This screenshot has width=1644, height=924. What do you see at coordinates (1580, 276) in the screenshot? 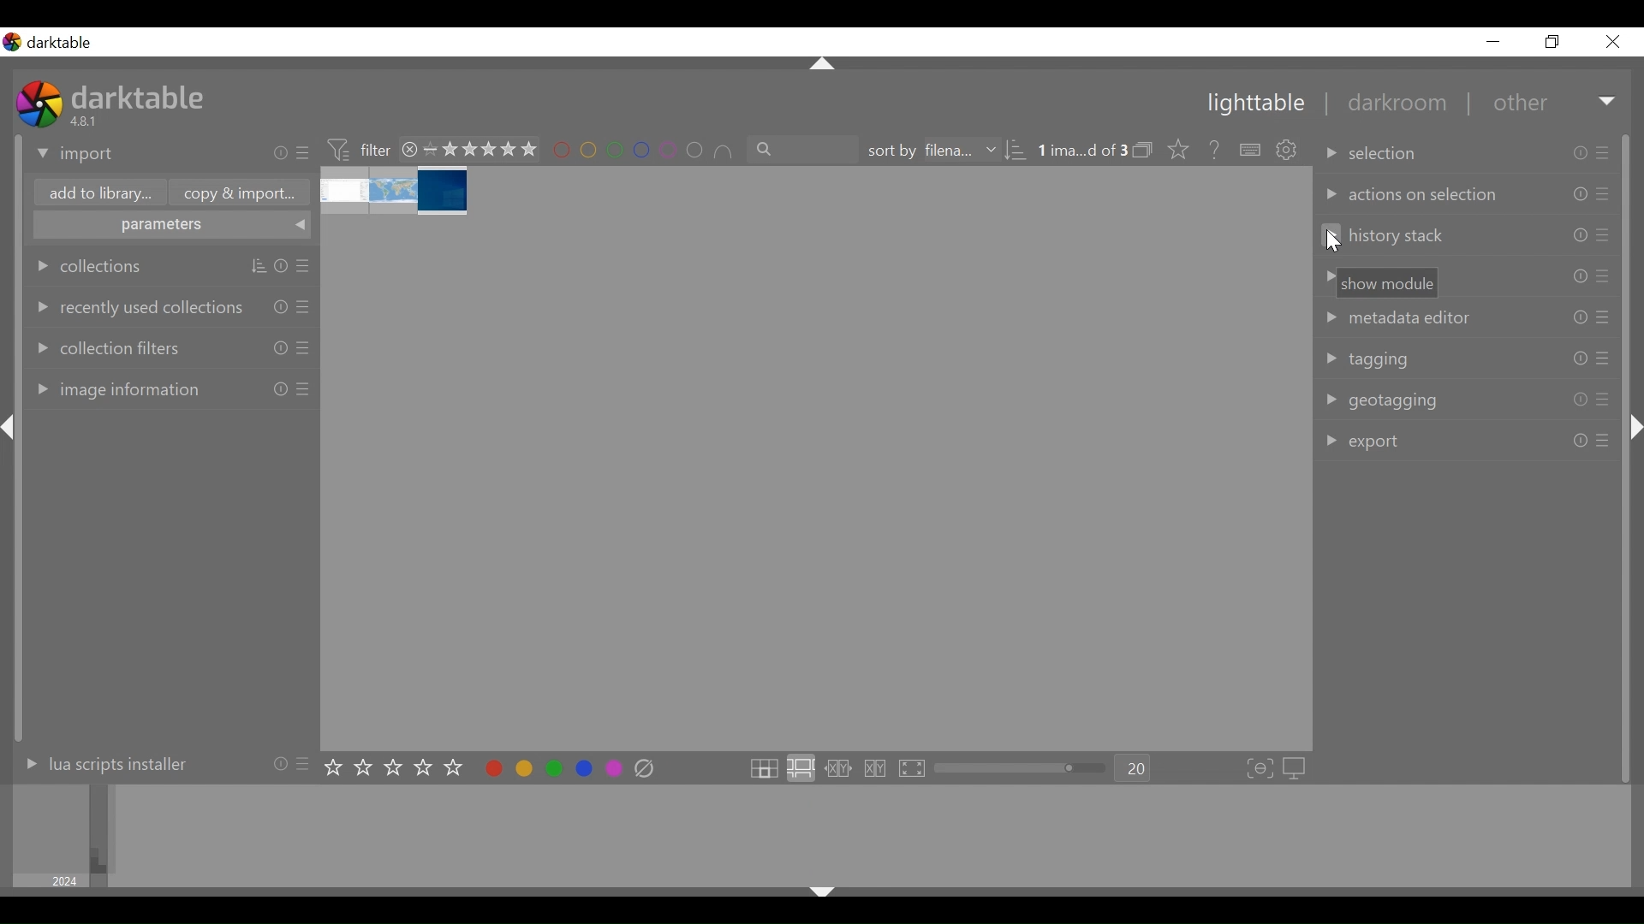
I see `info` at bounding box center [1580, 276].